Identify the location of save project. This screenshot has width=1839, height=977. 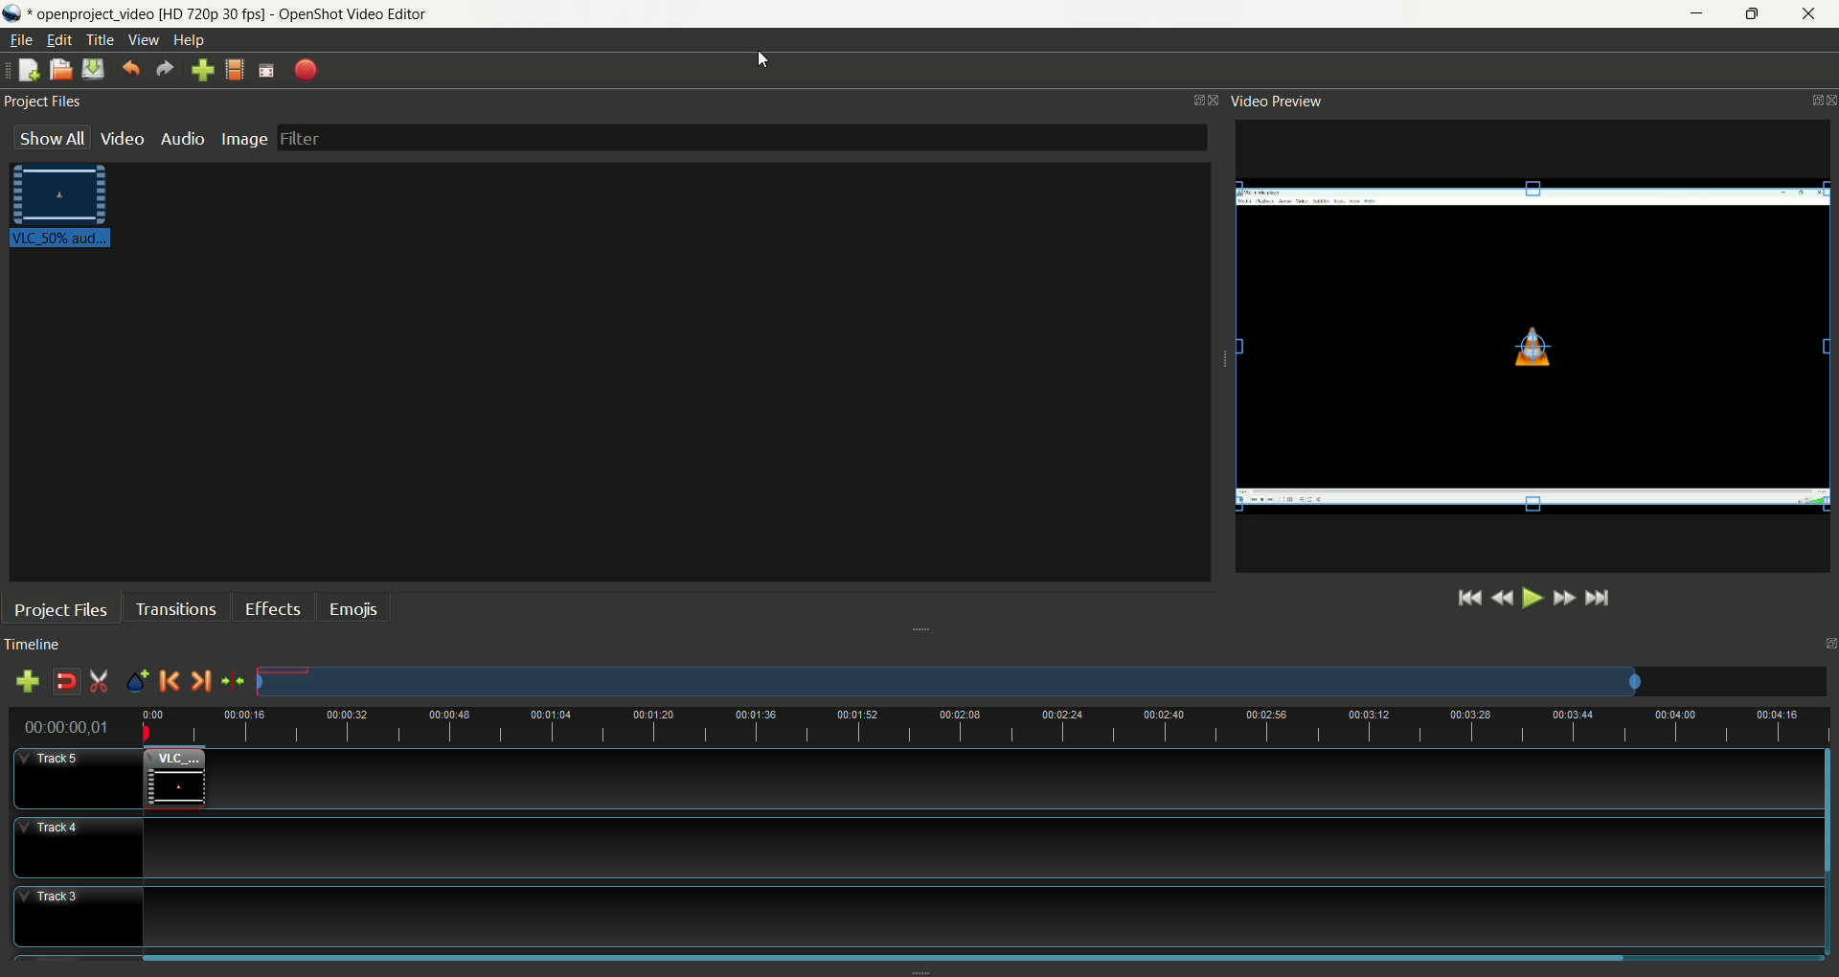
(94, 69).